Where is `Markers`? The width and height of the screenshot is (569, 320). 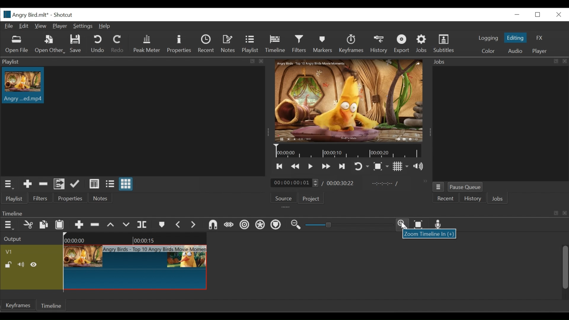 Markers is located at coordinates (276, 225).